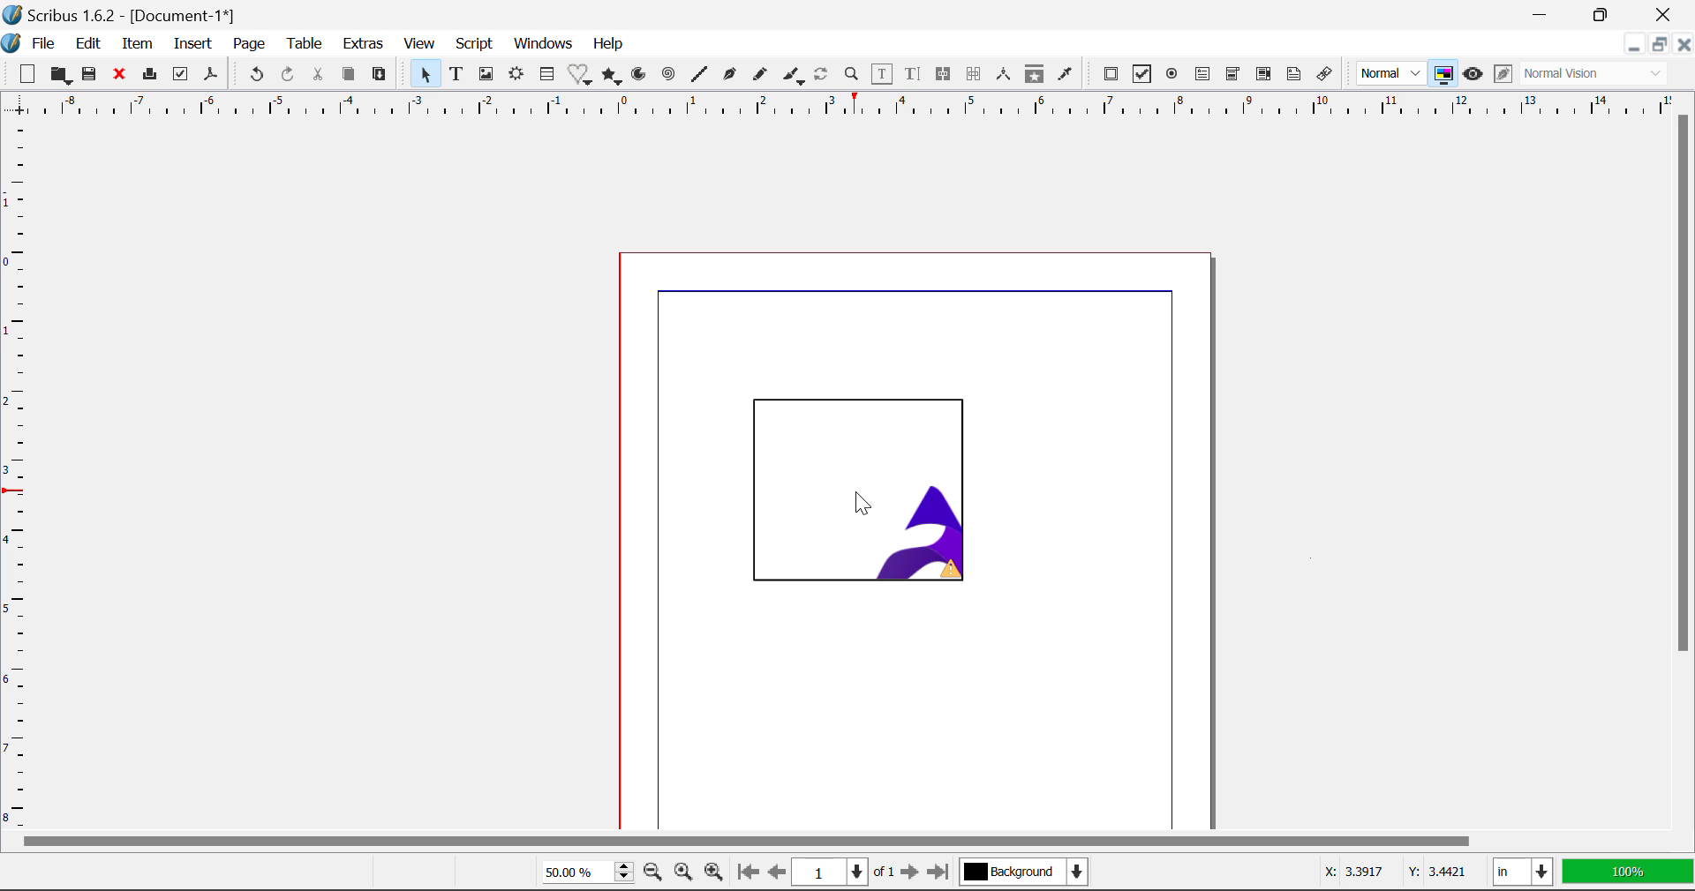 Image resolution: width=1695 pixels, height=891 pixels. I want to click on Restore Down, so click(1545, 15).